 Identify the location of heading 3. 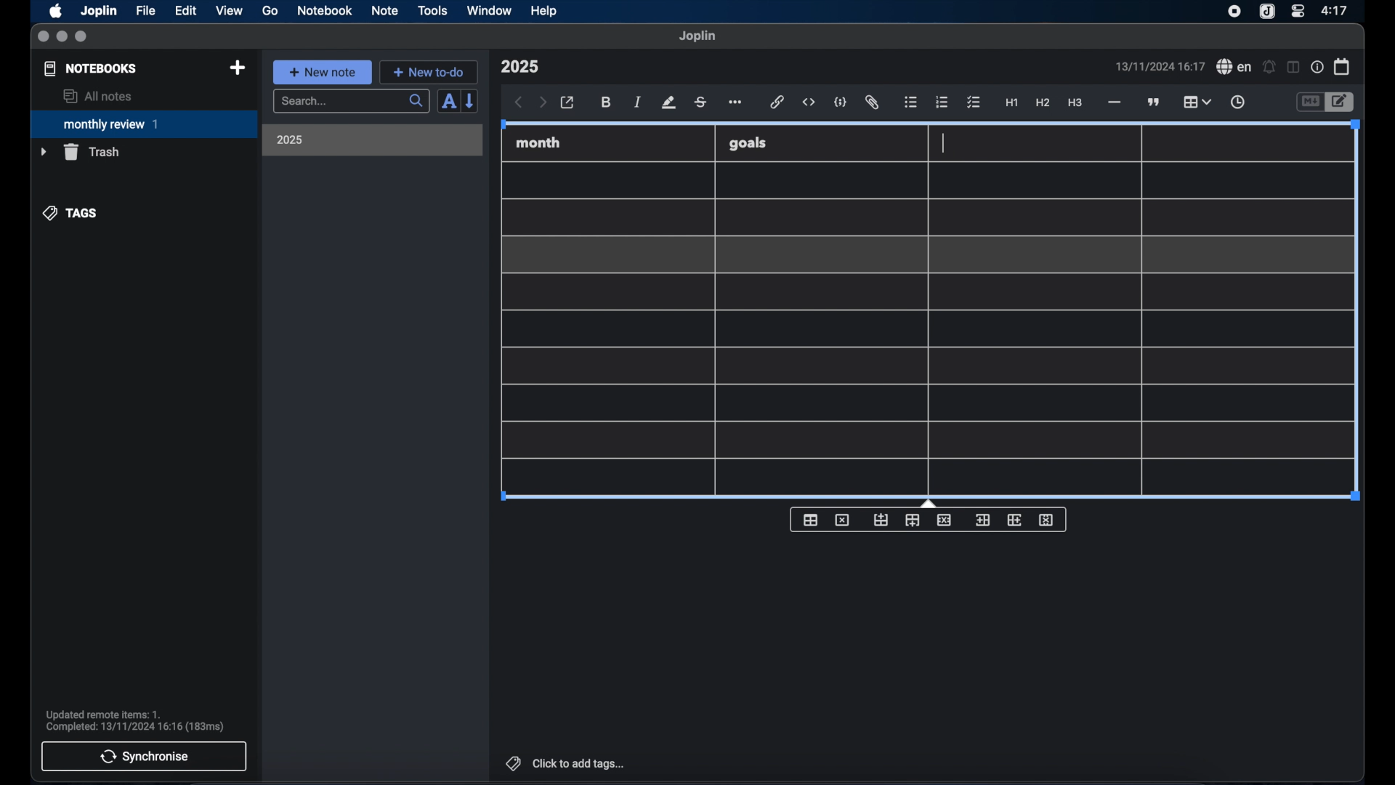
(1075, 103).